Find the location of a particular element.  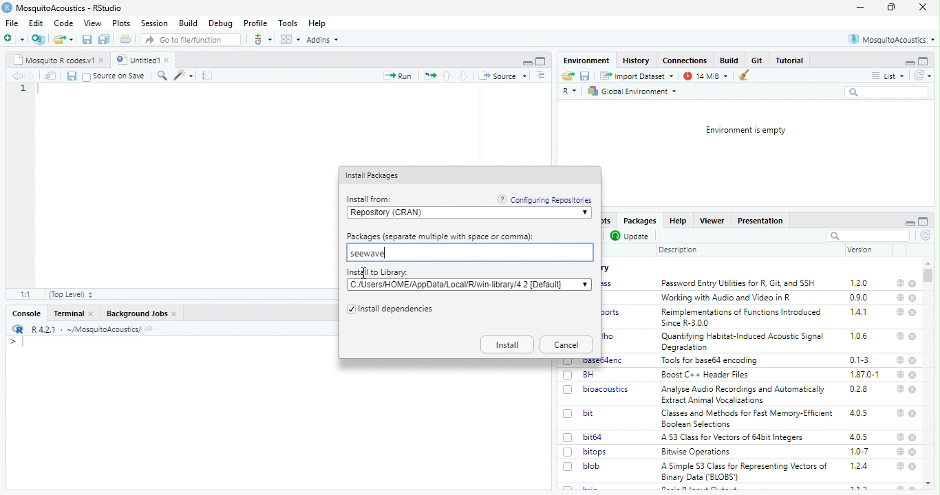

sync is located at coordinates (926, 236).